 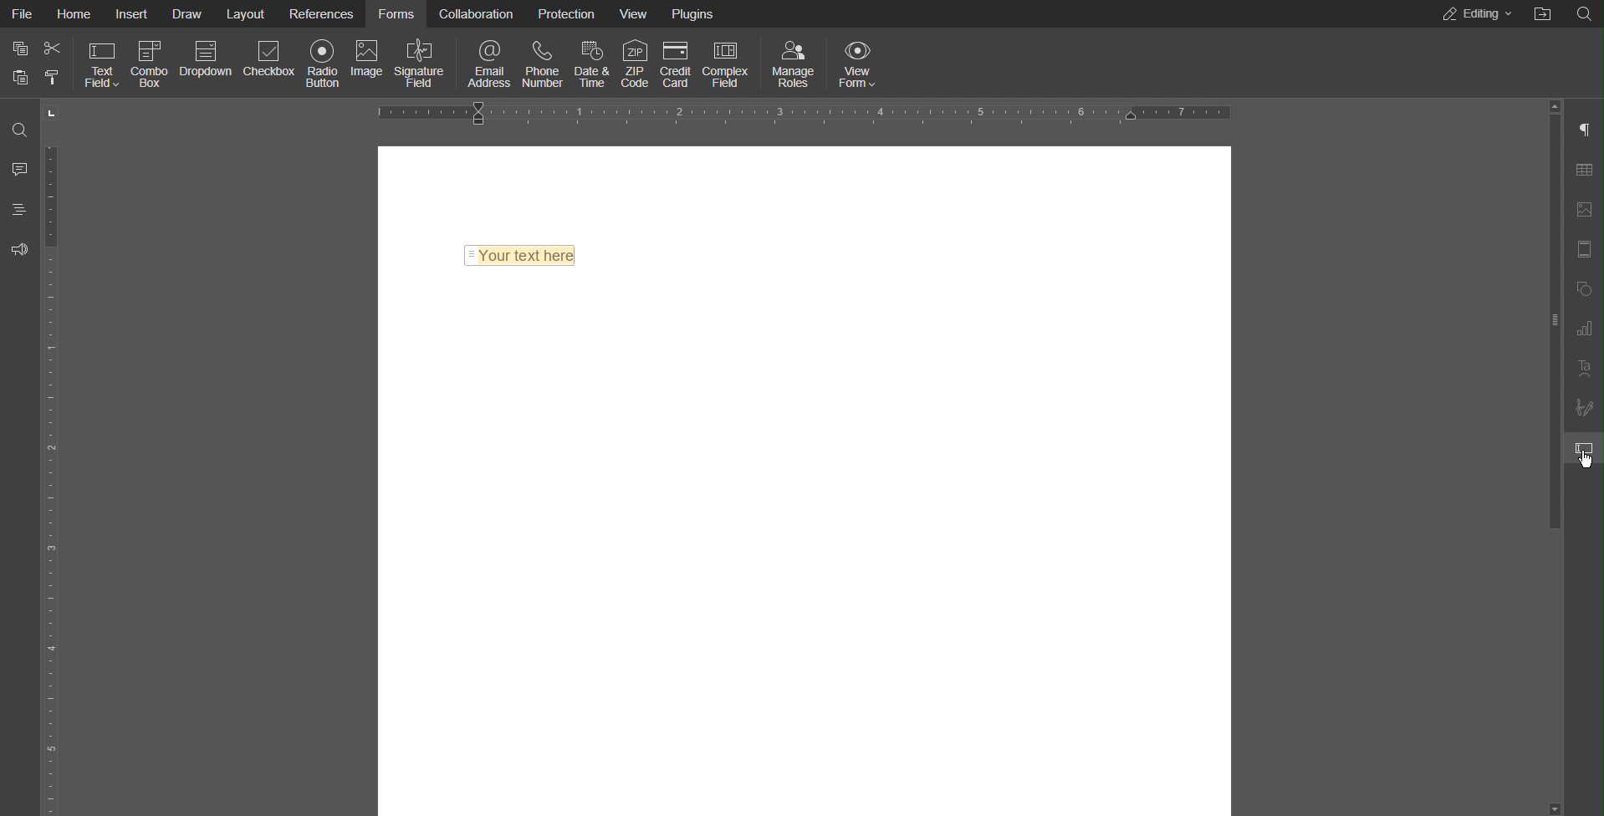 I want to click on Draw, so click(x=187, y=14).